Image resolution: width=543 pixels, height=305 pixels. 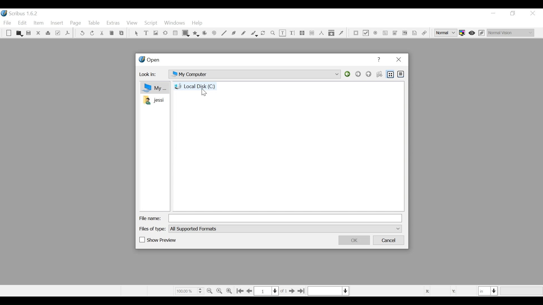 I want to click on Zoom Factor, so click(x=189, y=291).